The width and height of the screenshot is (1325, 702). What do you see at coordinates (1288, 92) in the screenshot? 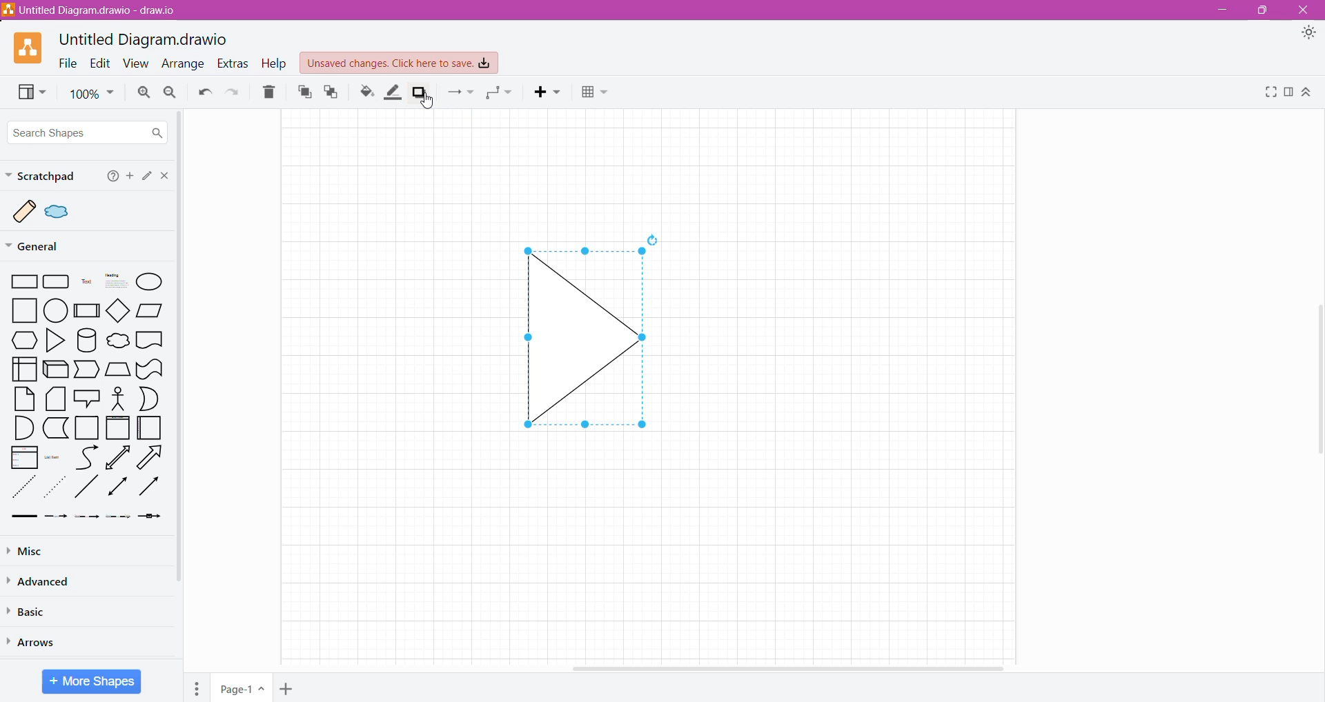
I see `Format` at bounding box center [1288, 92].